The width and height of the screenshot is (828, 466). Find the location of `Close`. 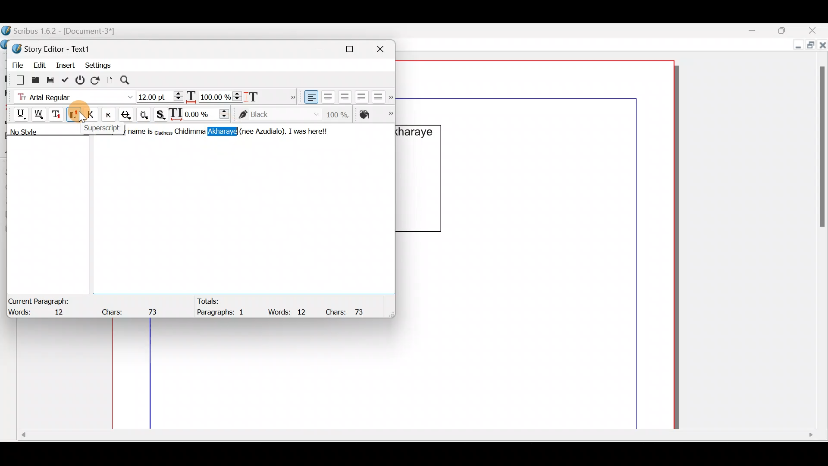

Close is located at coordinates (384, 47).